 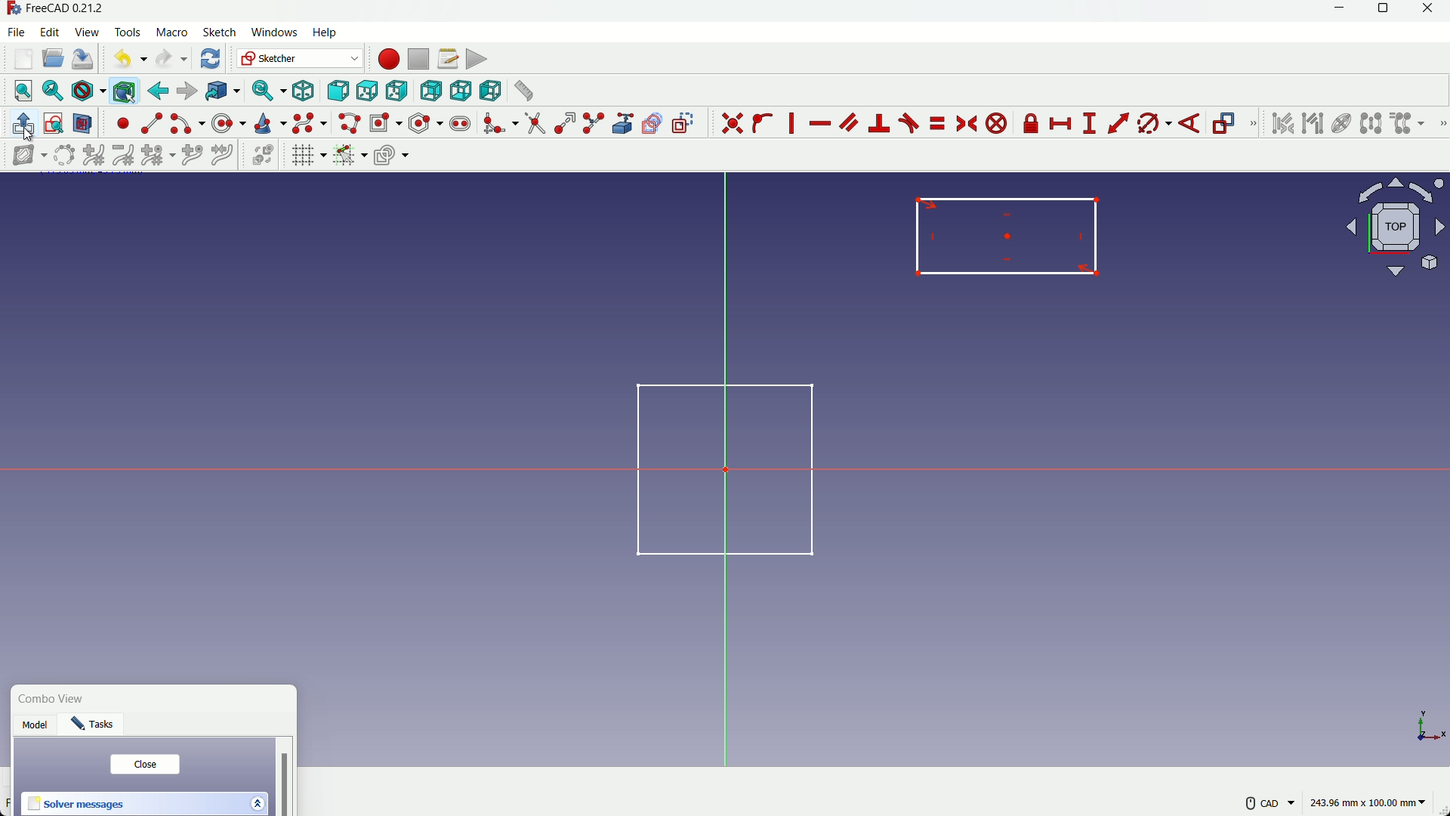 What do you see at coordinates (51, 31) in the screenshot?
I see `edit menu` at bounding box center [51, 31].